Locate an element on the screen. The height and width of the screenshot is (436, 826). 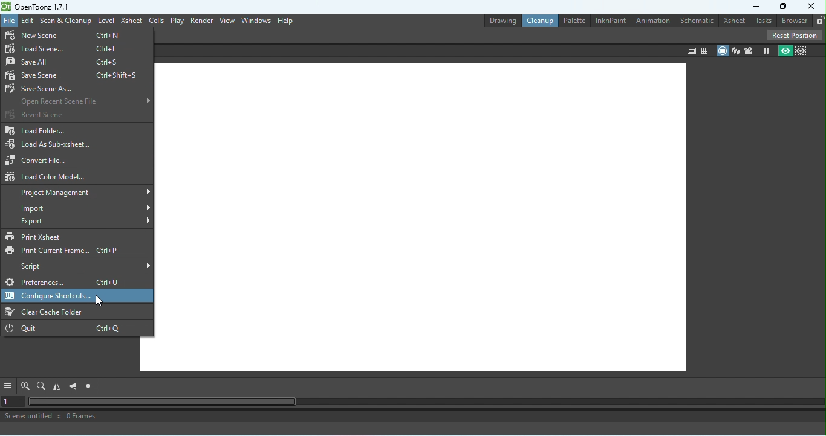
Preview is located at coordinates (784, 51).